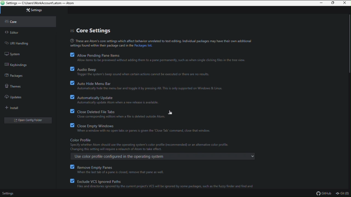  What do you see at coordinates (28, 22) in the screenshot?
I see `core` at bounding box center [28, 22].